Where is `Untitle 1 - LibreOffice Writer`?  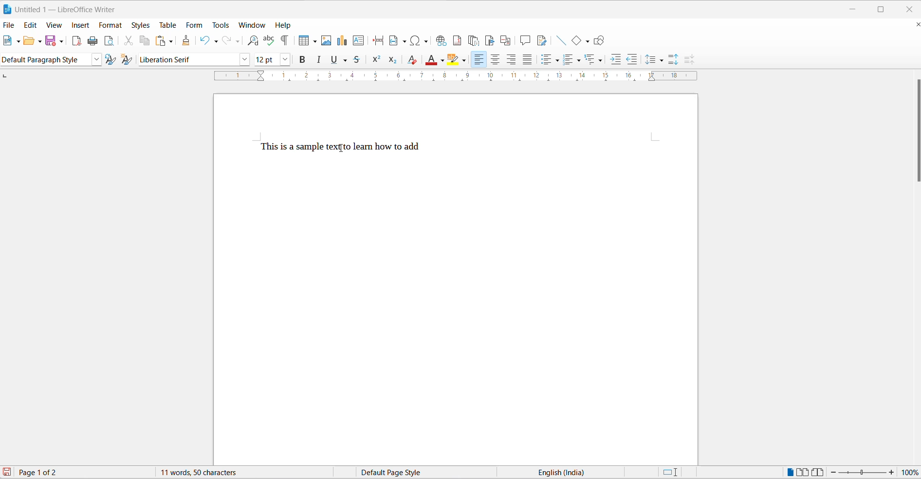 Untitle 1 - LibreOffice Writer is located at coordinates (70, 9).